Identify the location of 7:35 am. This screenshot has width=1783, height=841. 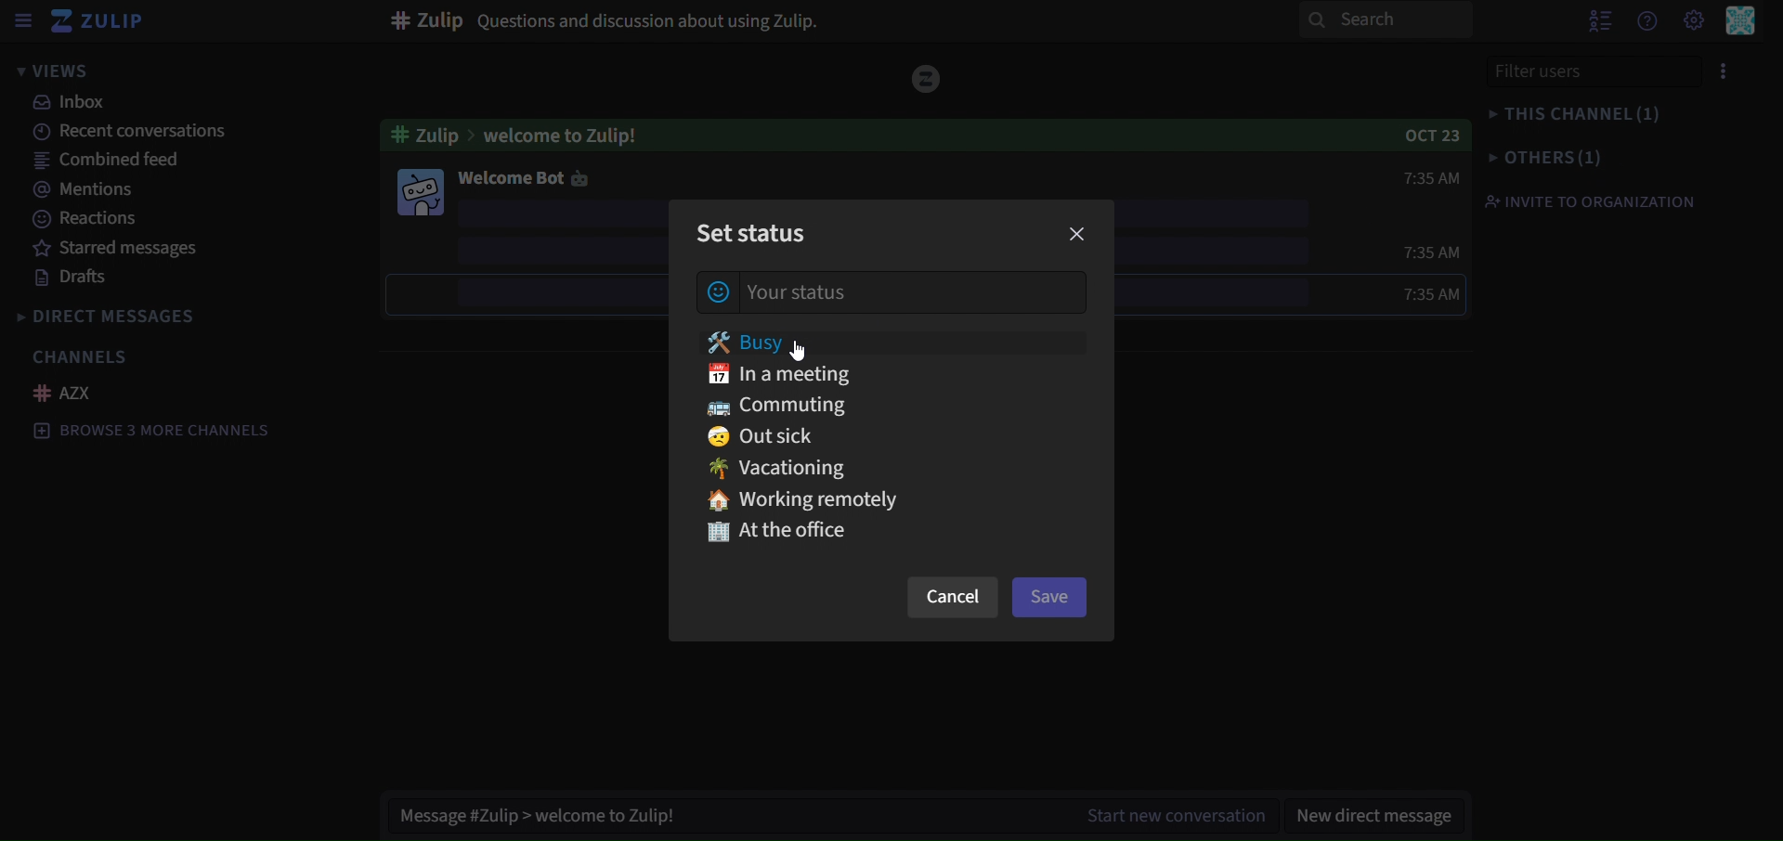
(1397, 292).